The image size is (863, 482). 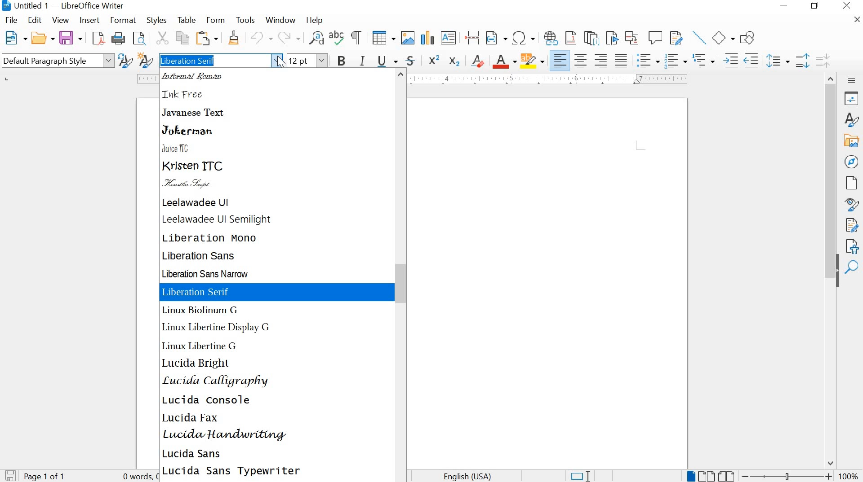 What do you see at coordinates (852, 120) in the screenshot?
I see `STYLES` at bounding box center [852, 120].